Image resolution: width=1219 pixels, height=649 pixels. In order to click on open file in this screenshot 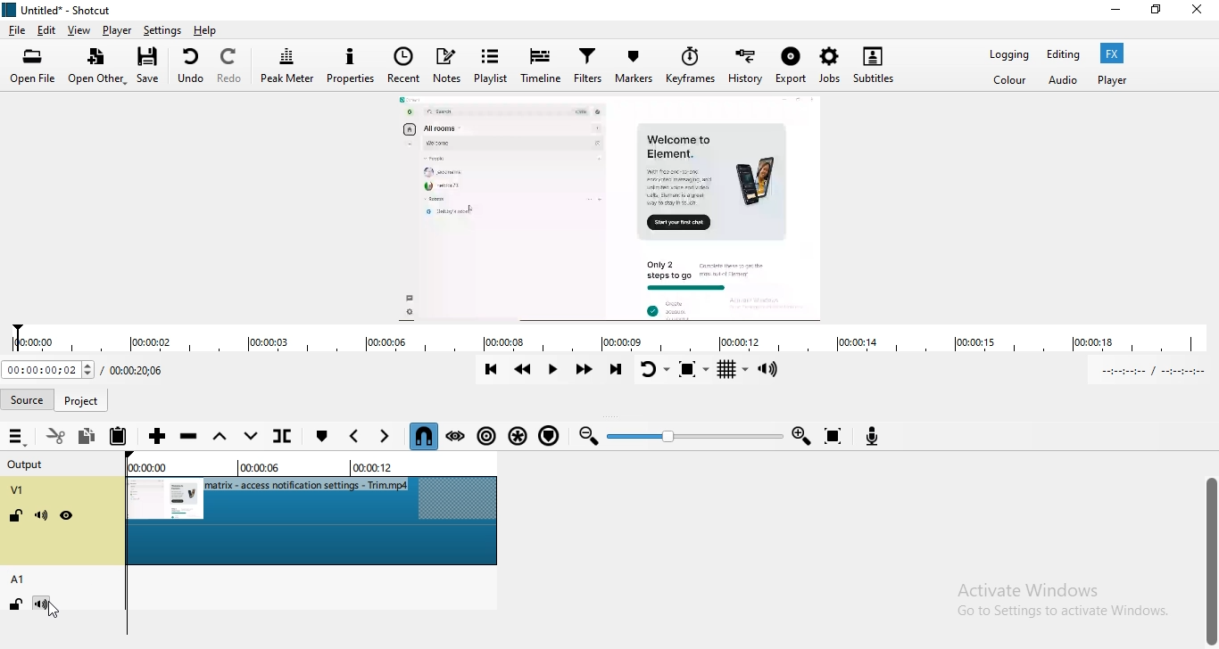, I will do `click(29, 67)`.